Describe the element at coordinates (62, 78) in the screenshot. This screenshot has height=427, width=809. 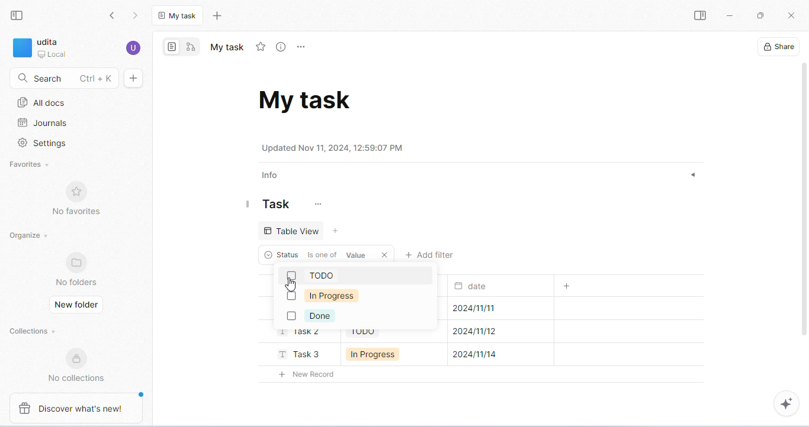
I see `search` at that location.